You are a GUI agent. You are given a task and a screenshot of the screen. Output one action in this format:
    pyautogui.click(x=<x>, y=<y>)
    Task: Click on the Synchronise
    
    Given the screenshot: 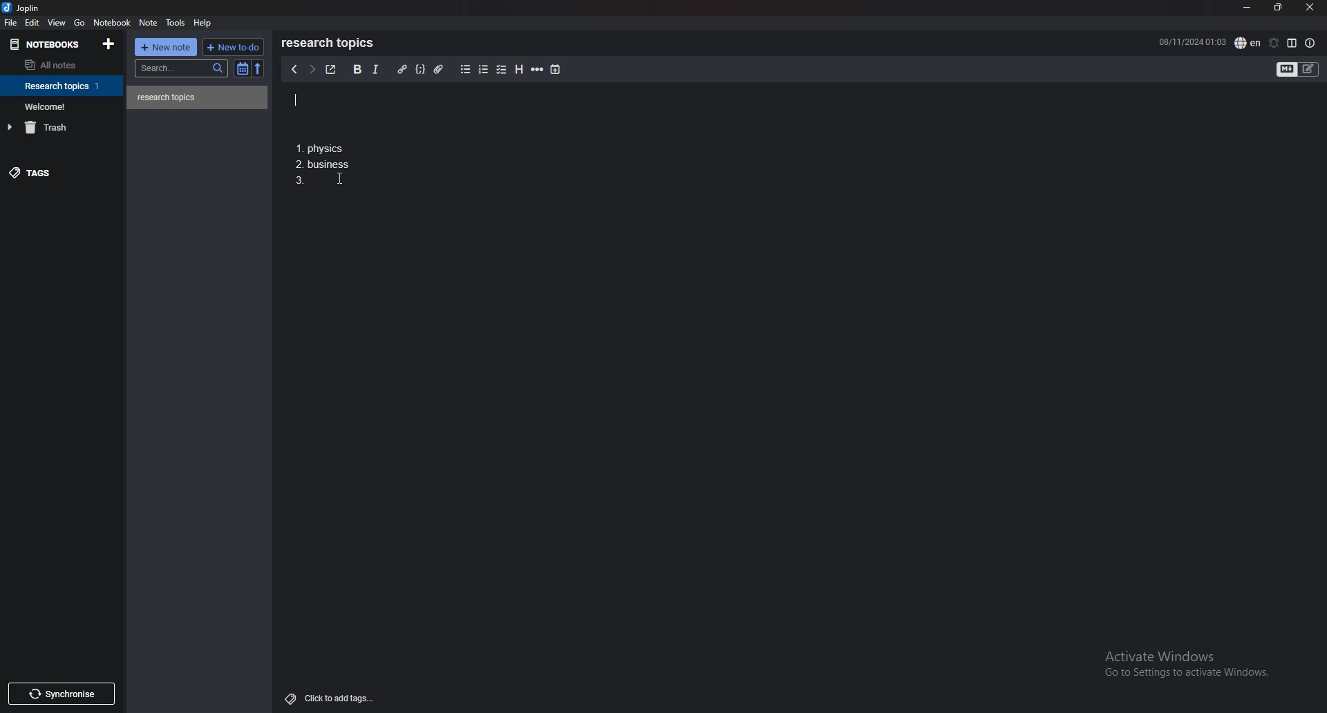 What is the action you would take?
    pyautogui.click(x=64, y=693)
    